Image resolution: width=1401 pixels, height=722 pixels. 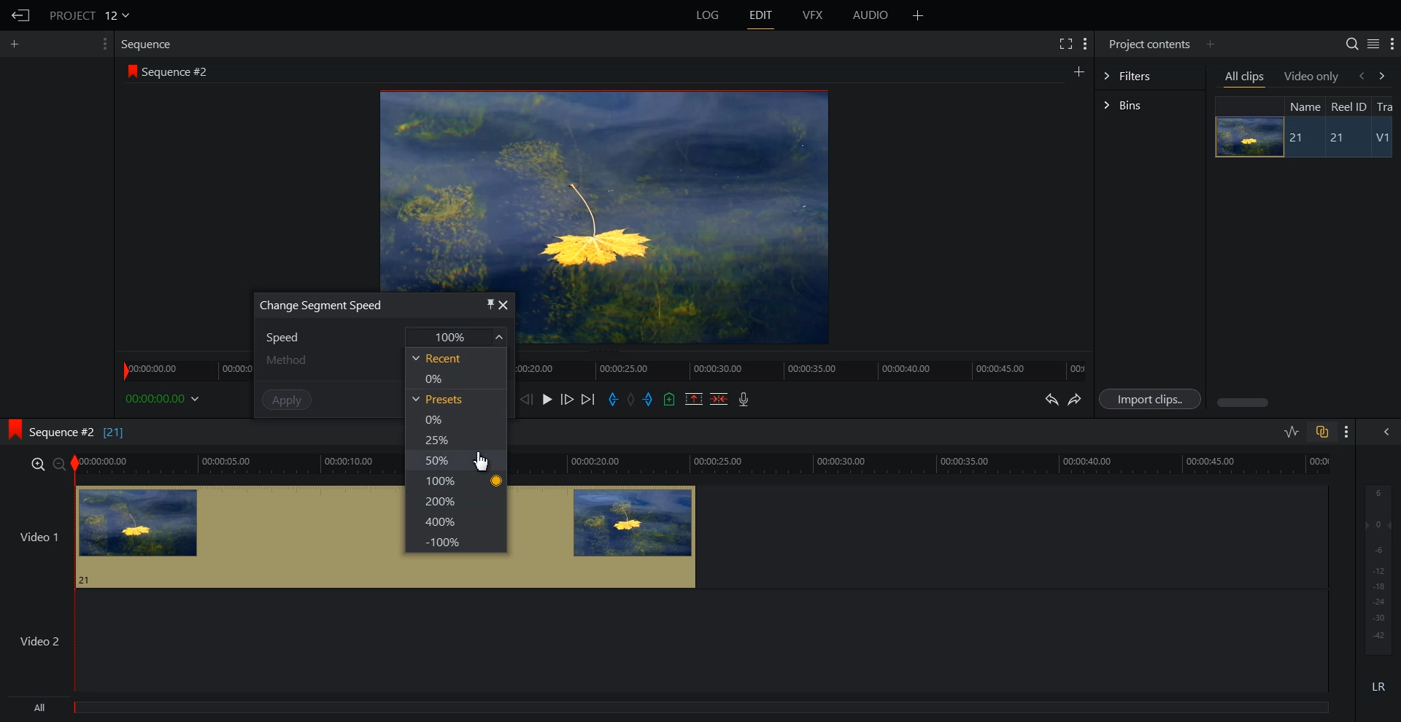 I want to click on 0%, so click(x=434, y=419).